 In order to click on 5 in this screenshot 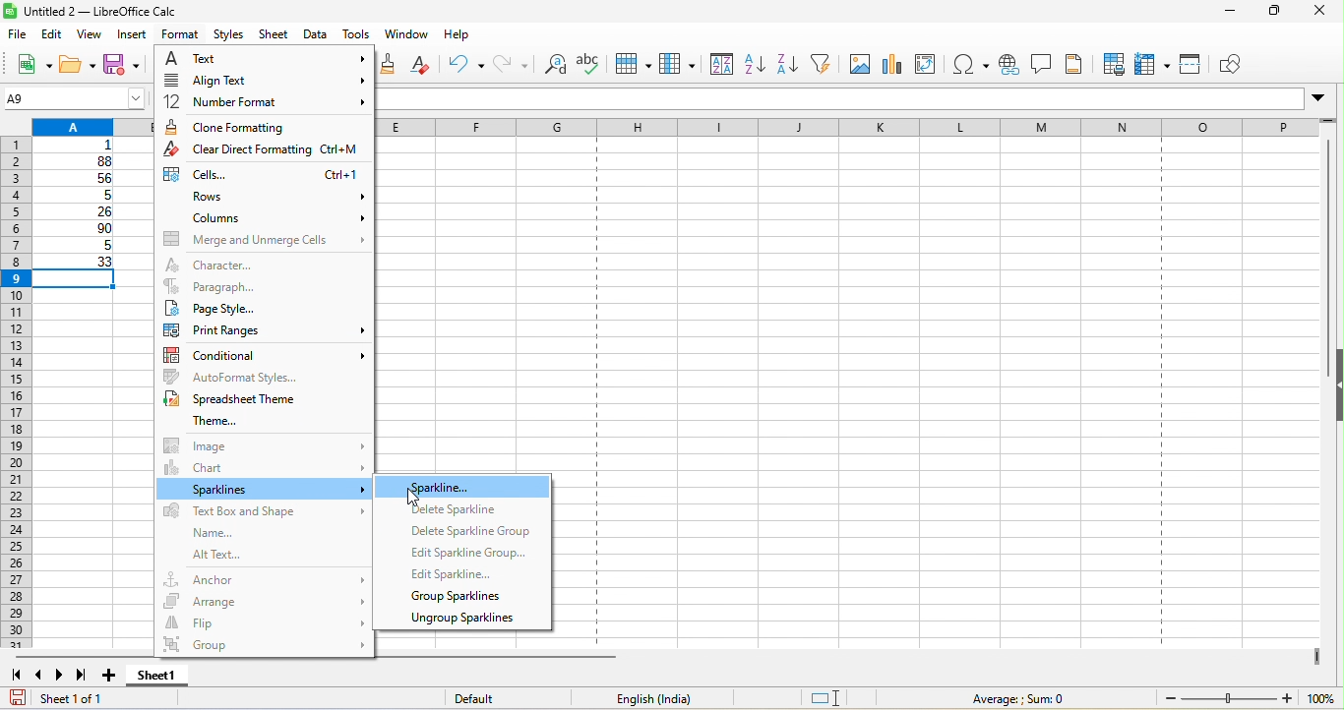, I will do `click(80, 196)`.